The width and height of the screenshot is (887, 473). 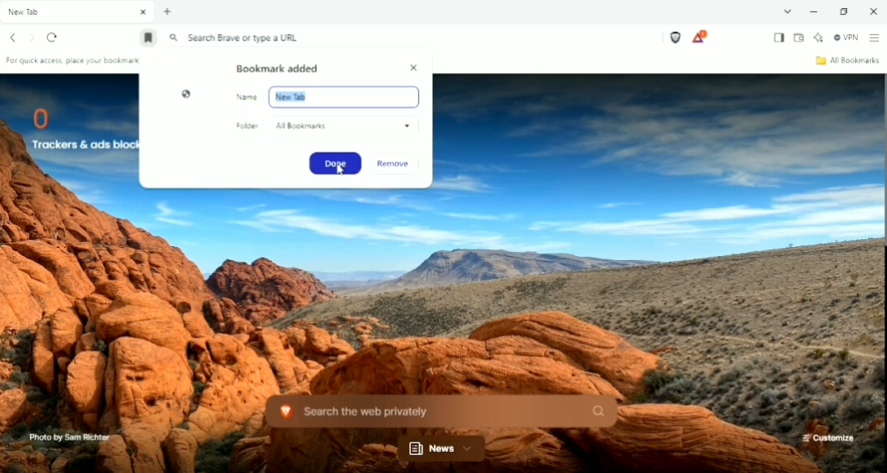 I want to click on Reload this page, so click(x=54, y=38).